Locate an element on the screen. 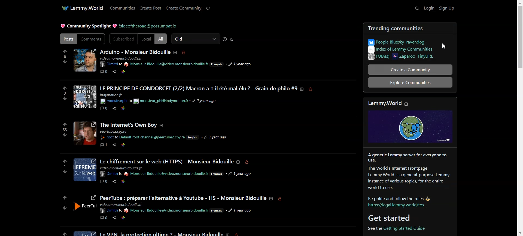 This screenshot has height=236, width=523. locked is located at coordinates (312, 89).